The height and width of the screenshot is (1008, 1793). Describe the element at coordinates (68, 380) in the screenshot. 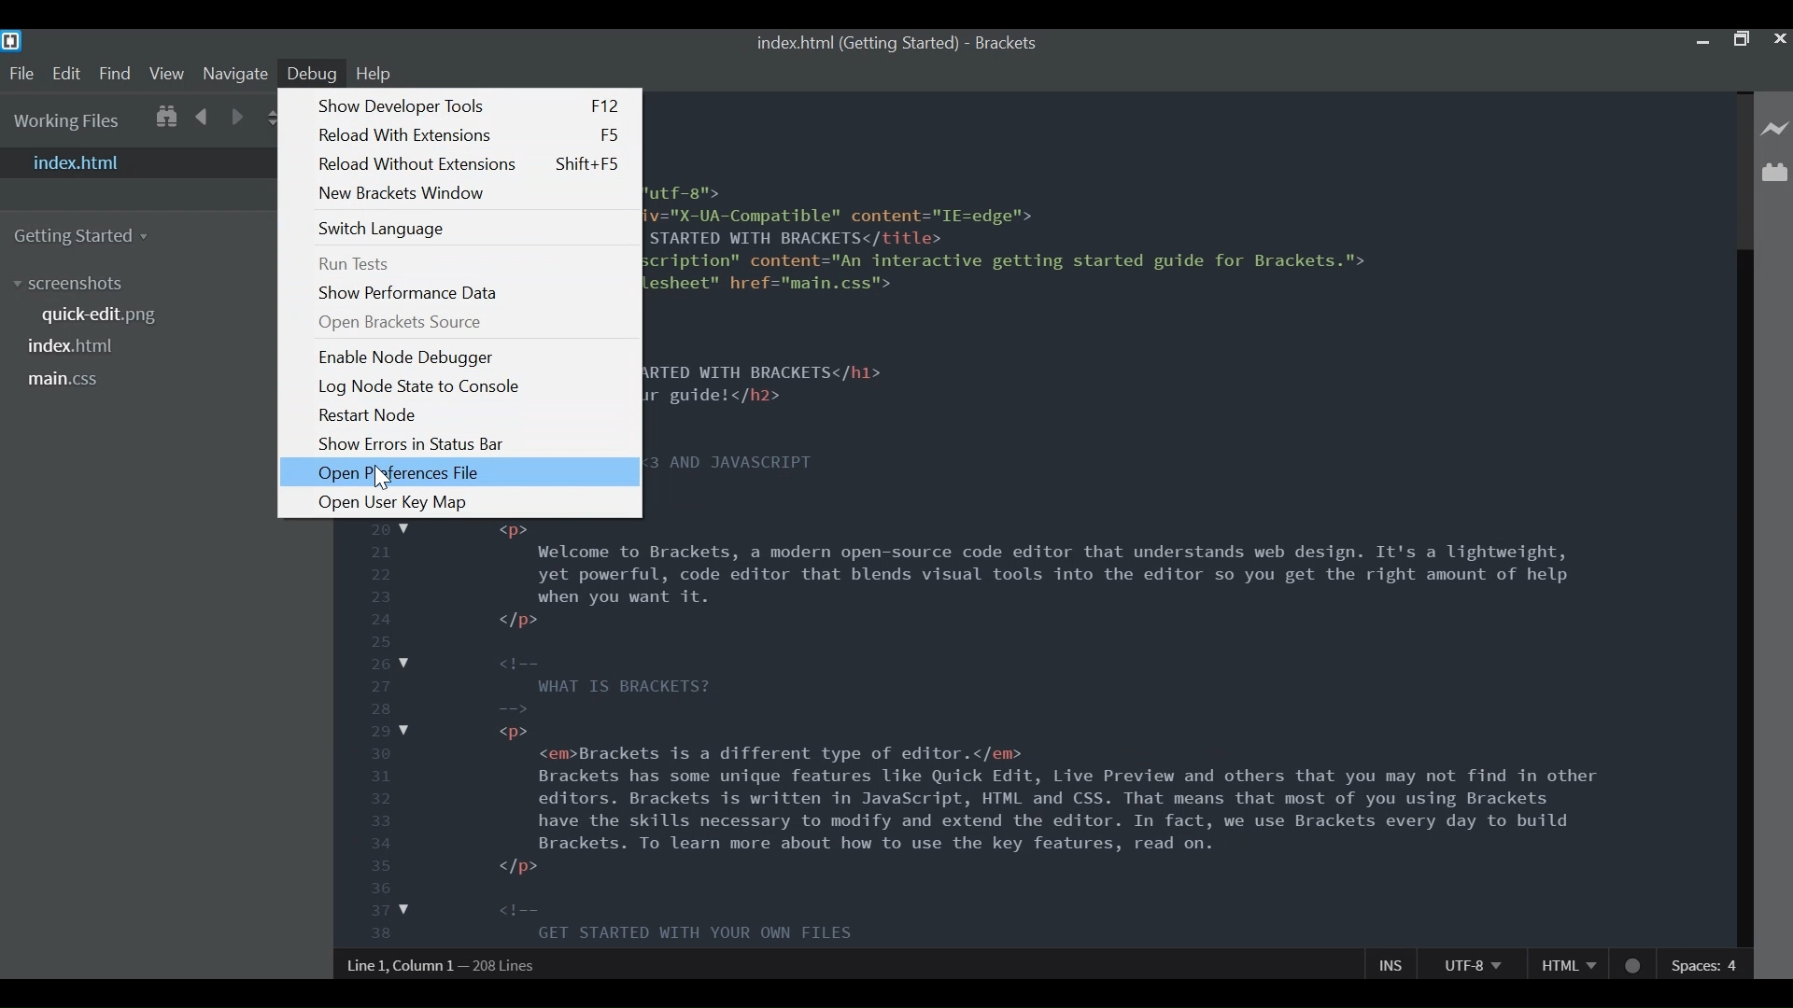

I see `main.css` at that location.